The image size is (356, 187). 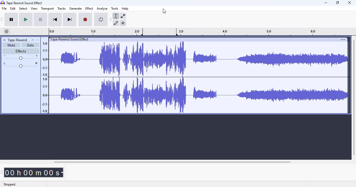 What do you see at coordinates (199, 77) in the screenshot?
I see `audio track` at bounding box center [199, 77].